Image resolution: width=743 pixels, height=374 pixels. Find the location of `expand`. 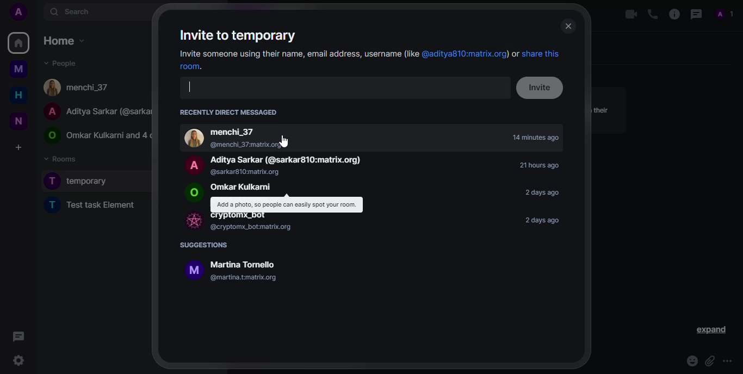

expand is located at coordinates (710, 330).